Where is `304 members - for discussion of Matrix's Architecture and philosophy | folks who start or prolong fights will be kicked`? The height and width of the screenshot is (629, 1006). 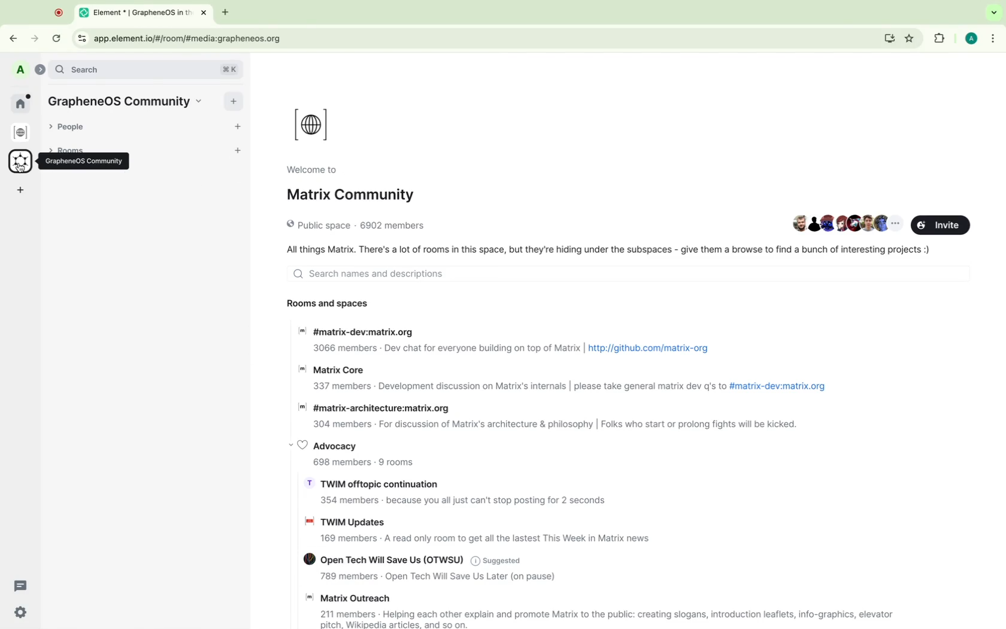 304 members - for discussion of Matrix's Architecture and philosophy | folks who start or prolong fights will be kicked is located at coordinates (548, 425).